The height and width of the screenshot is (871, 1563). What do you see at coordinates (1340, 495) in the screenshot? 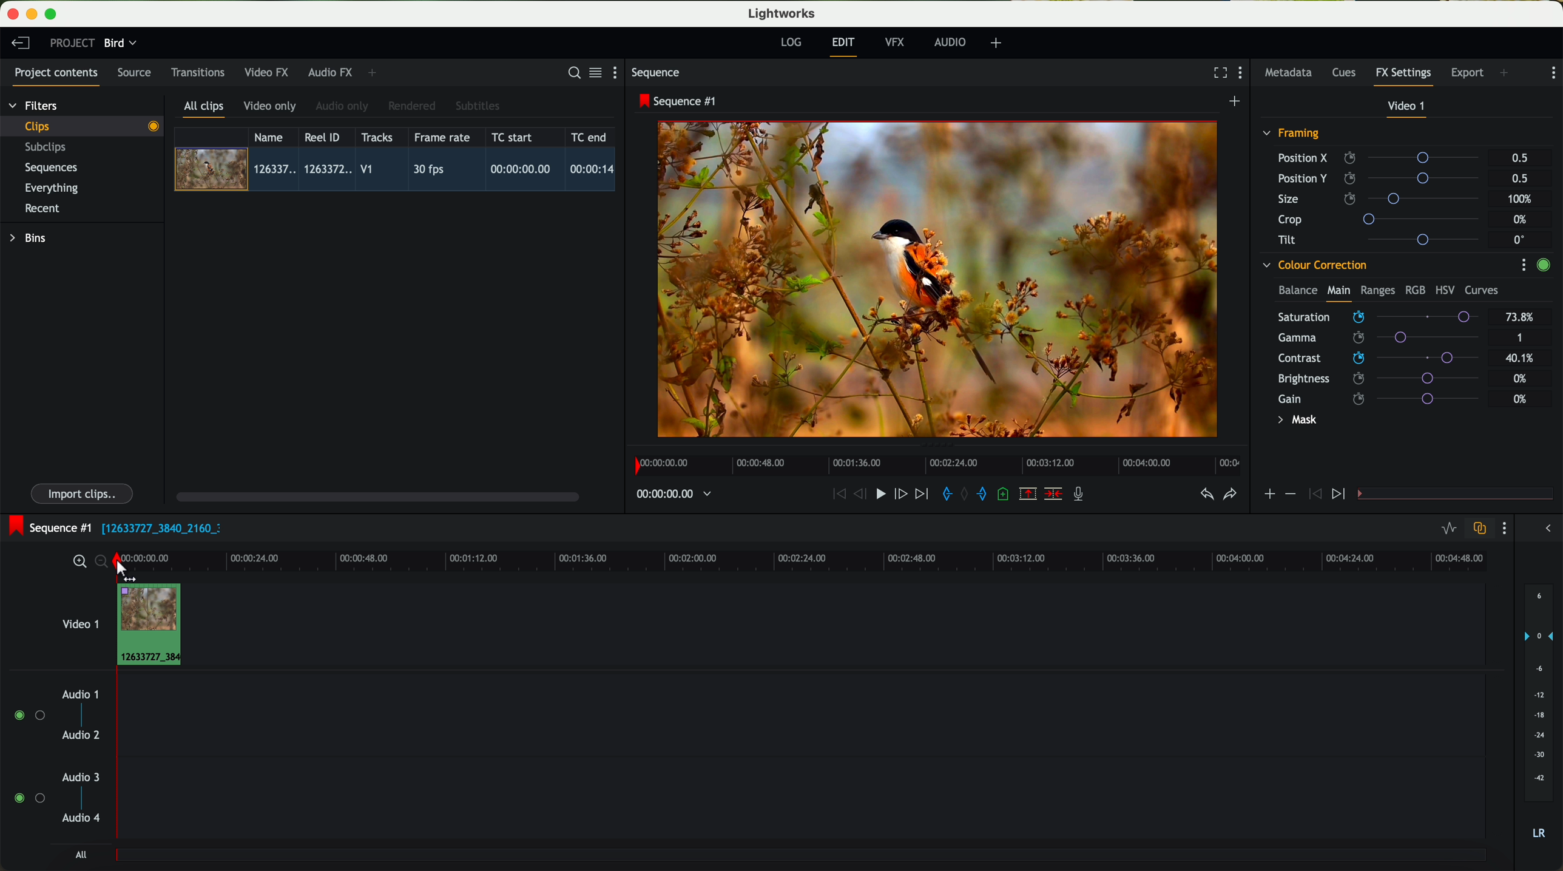
I see `icon` at bounding box center [1340, 495].